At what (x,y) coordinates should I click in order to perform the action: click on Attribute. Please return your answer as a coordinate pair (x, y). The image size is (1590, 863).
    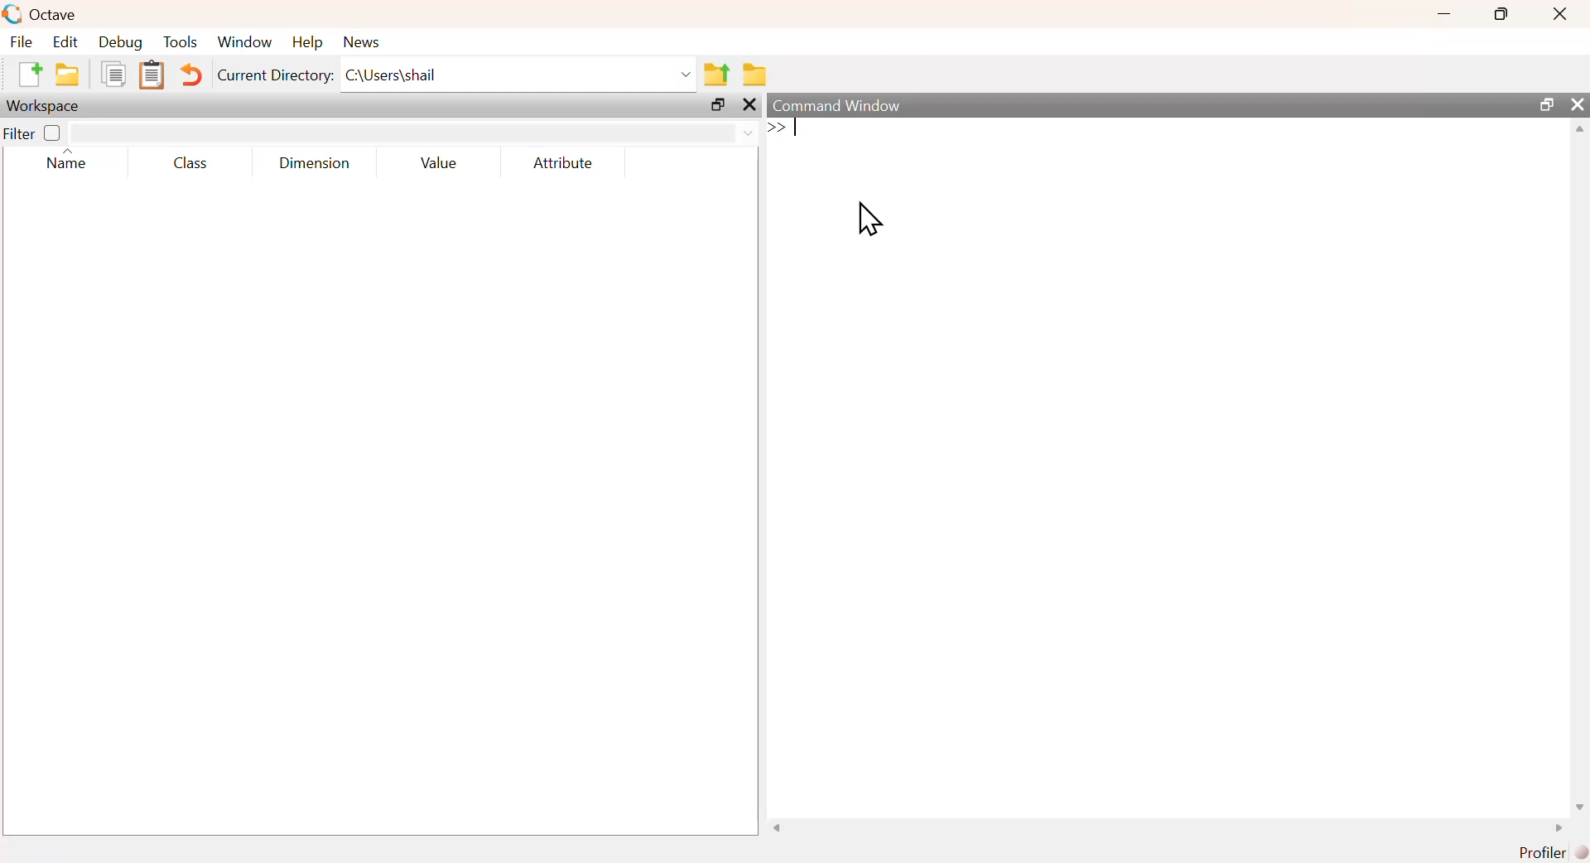
    Looking at the image, I should click on (564, 162).